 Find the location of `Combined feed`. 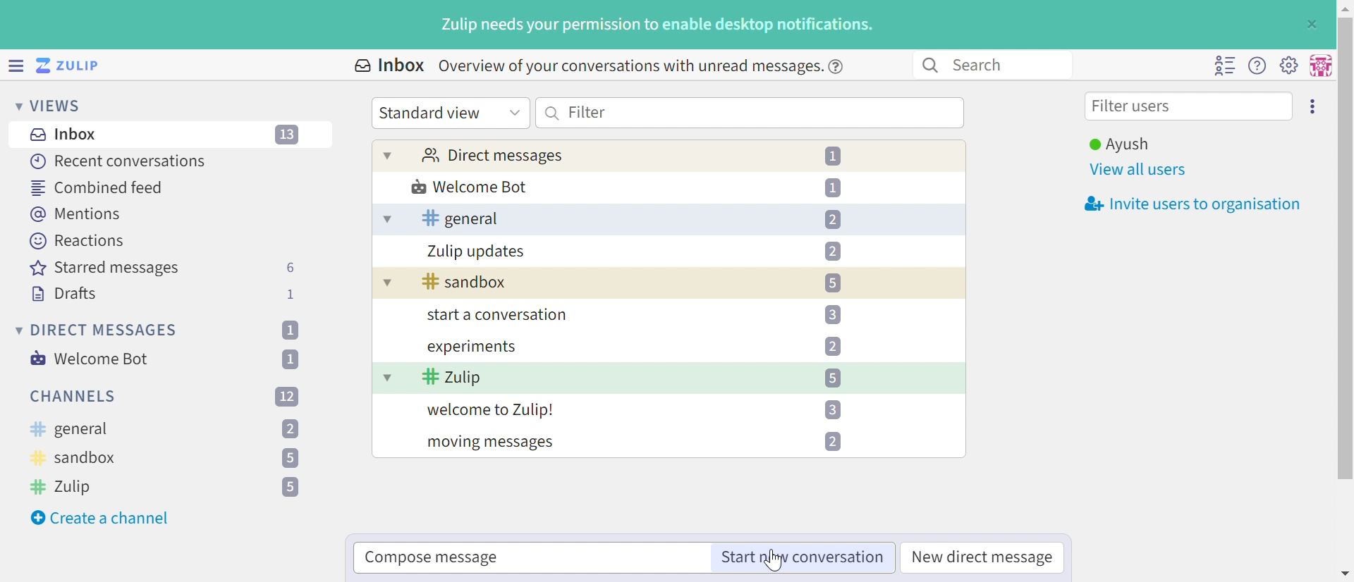

Combined feed is located at coordinates (98, 187).